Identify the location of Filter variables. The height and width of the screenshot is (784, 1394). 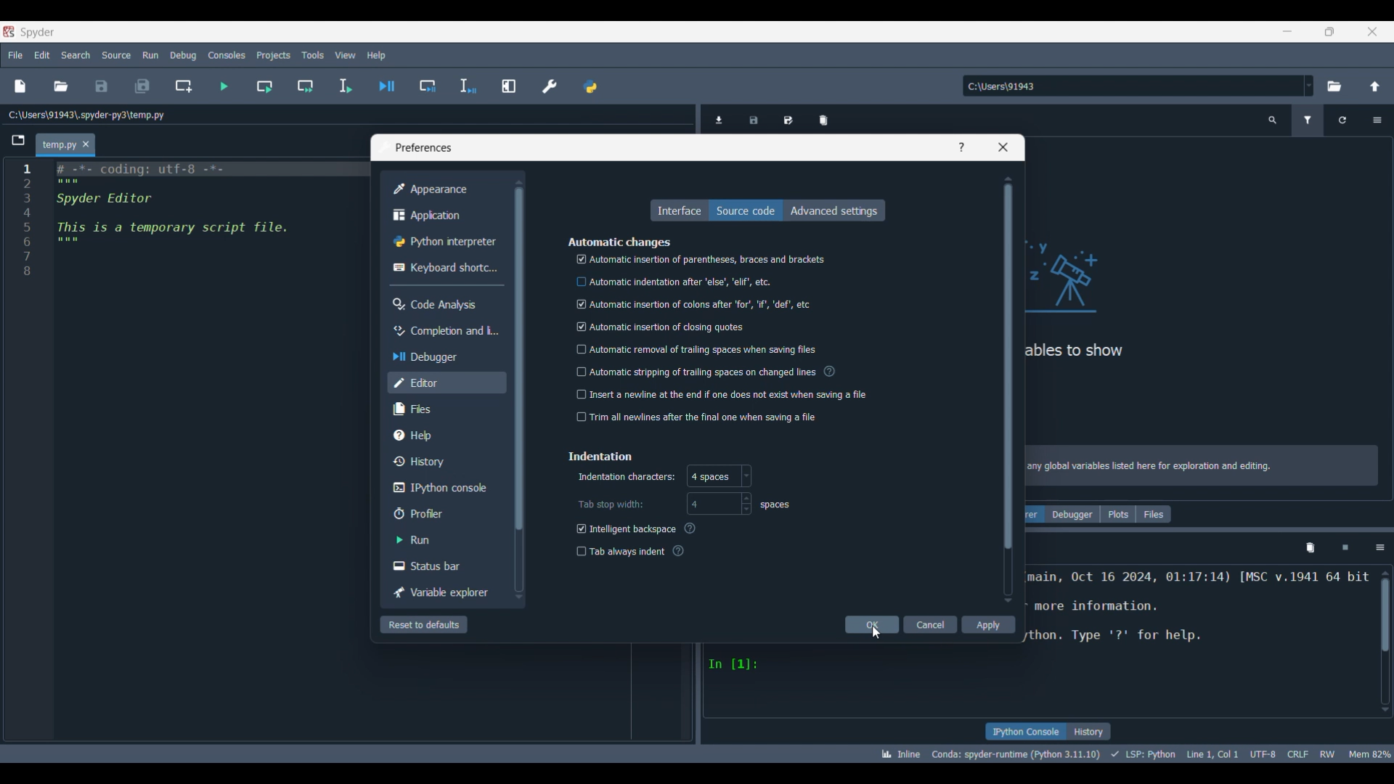
(1308, 121).